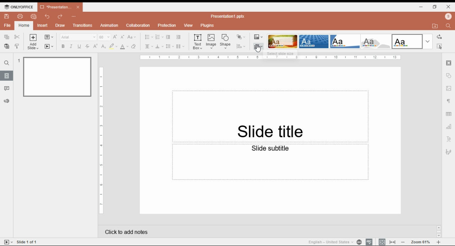  I want to click on change slide size, so click(258, 46).